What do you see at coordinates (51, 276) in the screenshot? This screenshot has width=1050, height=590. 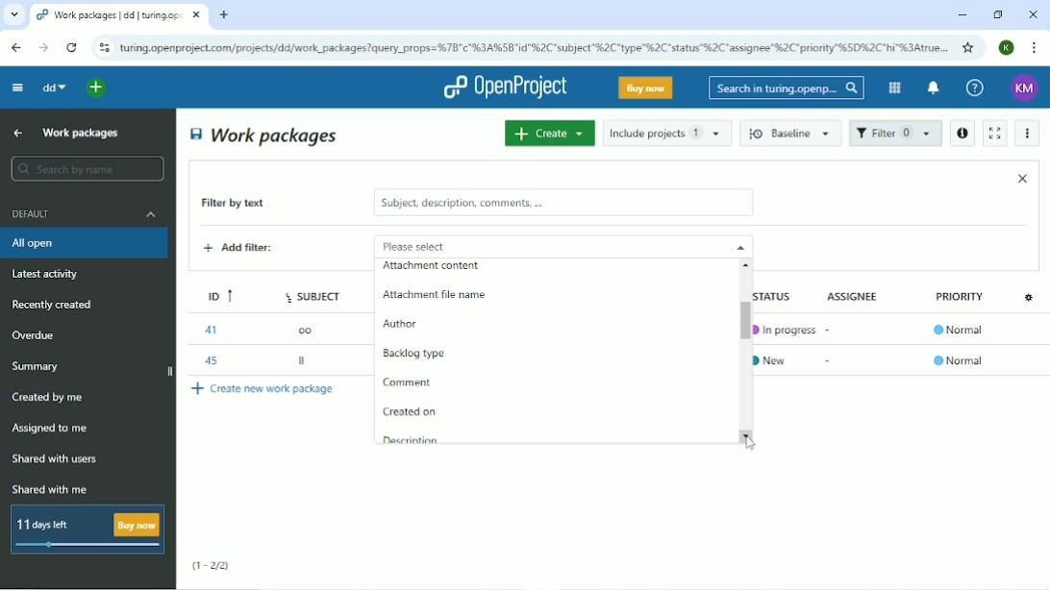 I see `Latest activity` at bounding box center [51, 276].